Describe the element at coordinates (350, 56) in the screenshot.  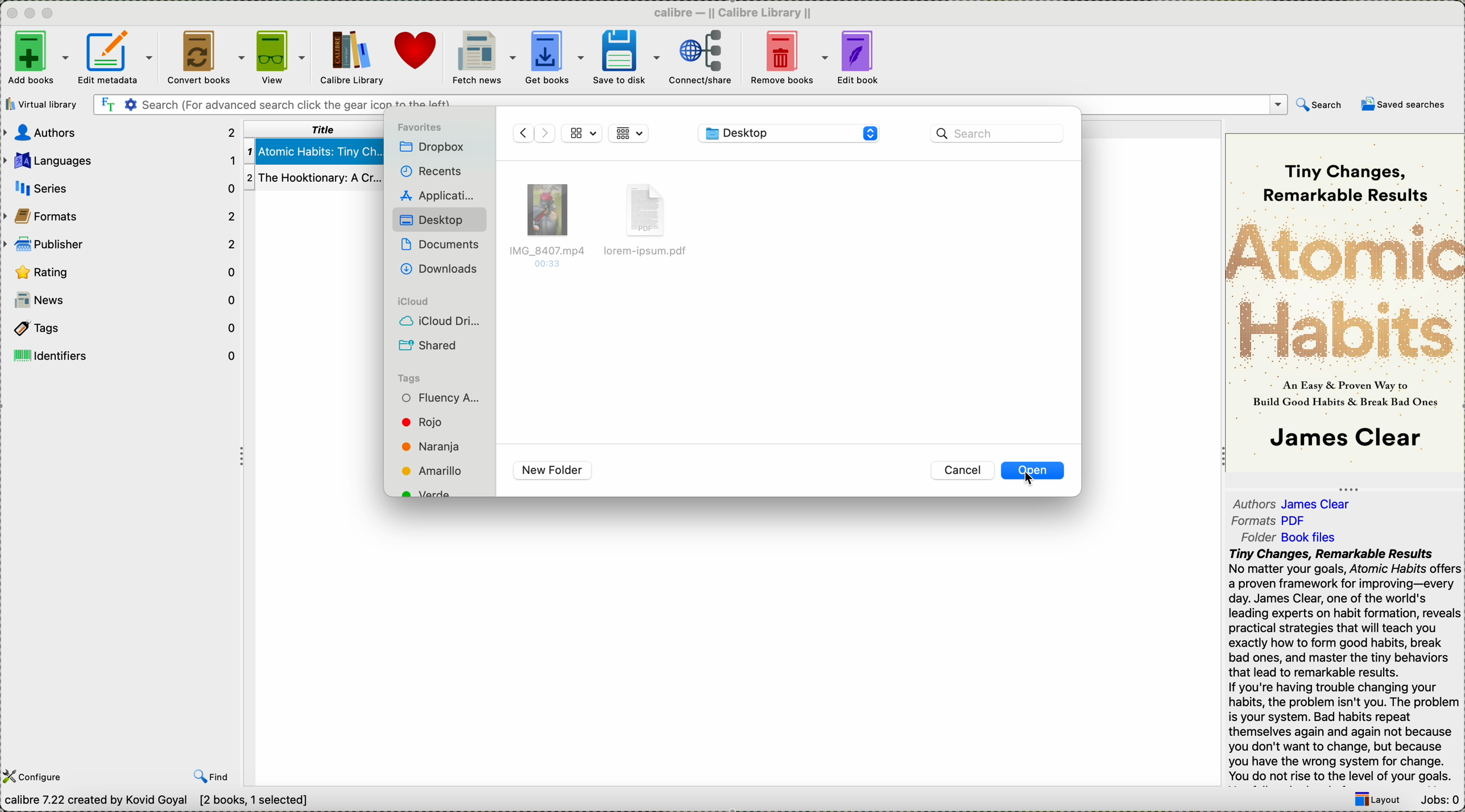
I see `Calibre library` at that location.